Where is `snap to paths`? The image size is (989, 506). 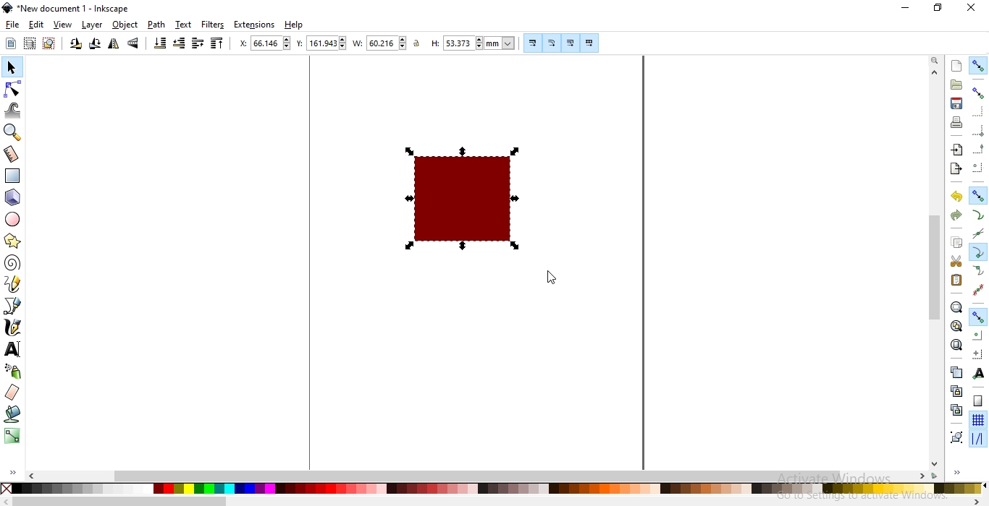
snap to paths is located at coordinates (979, 215).